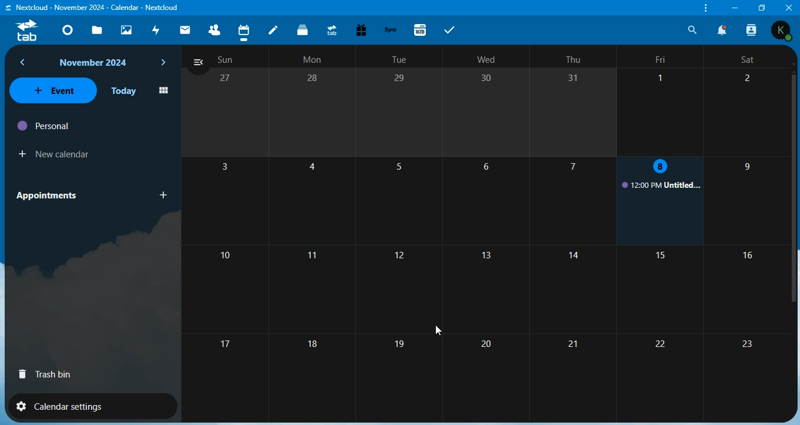 This screenshot has height=425, width=800. Describe the element at coordinates (762, 7) in the screenshot. I see `restore window` at that location.